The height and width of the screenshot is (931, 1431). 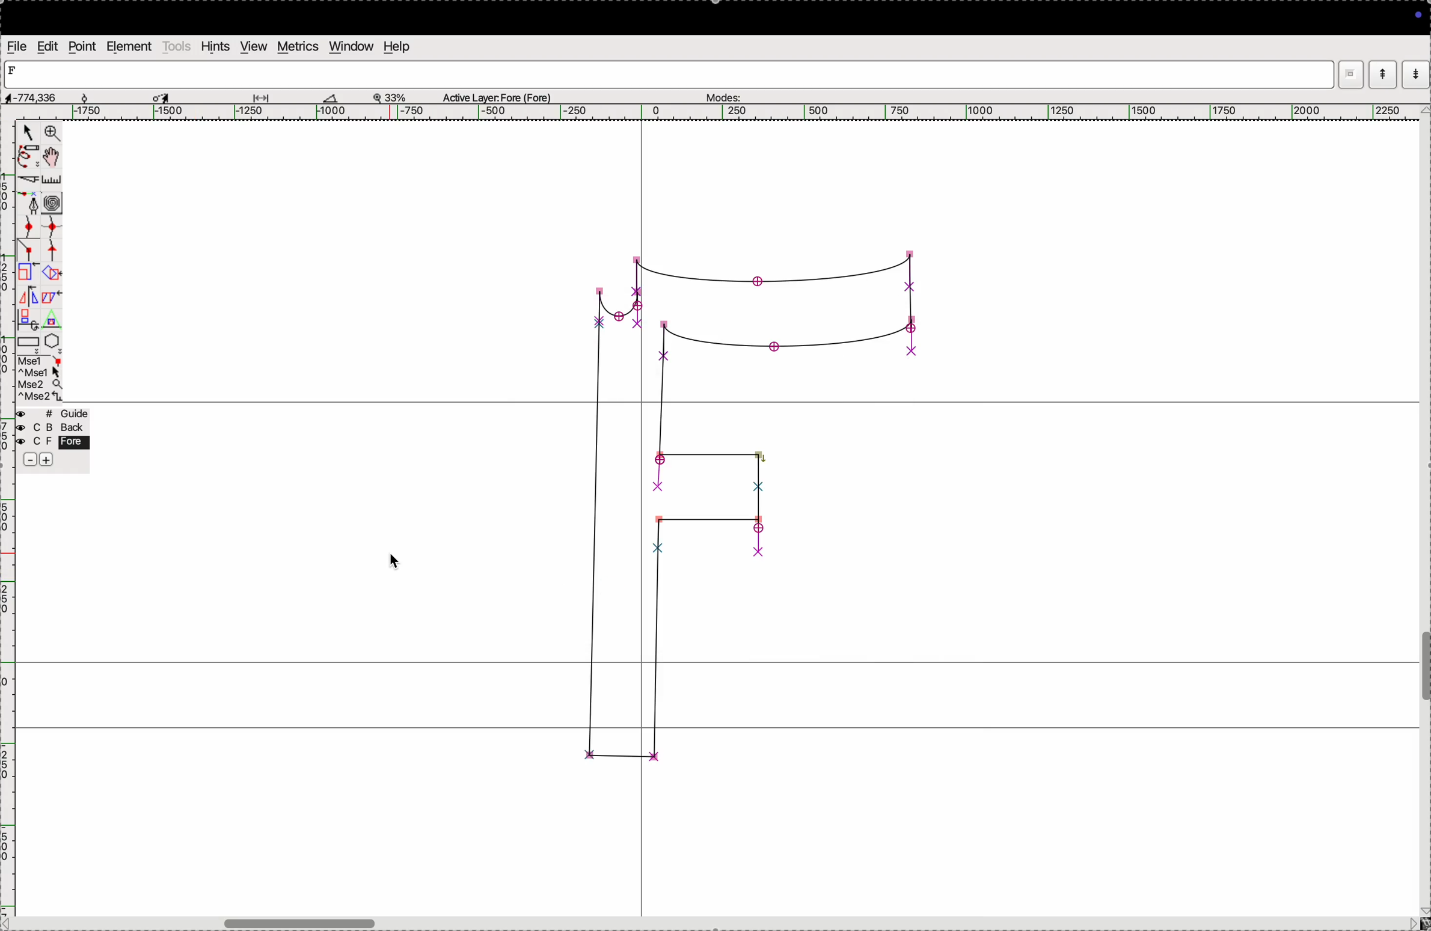 I want to click on mode up, so click(x=1381, y=75).